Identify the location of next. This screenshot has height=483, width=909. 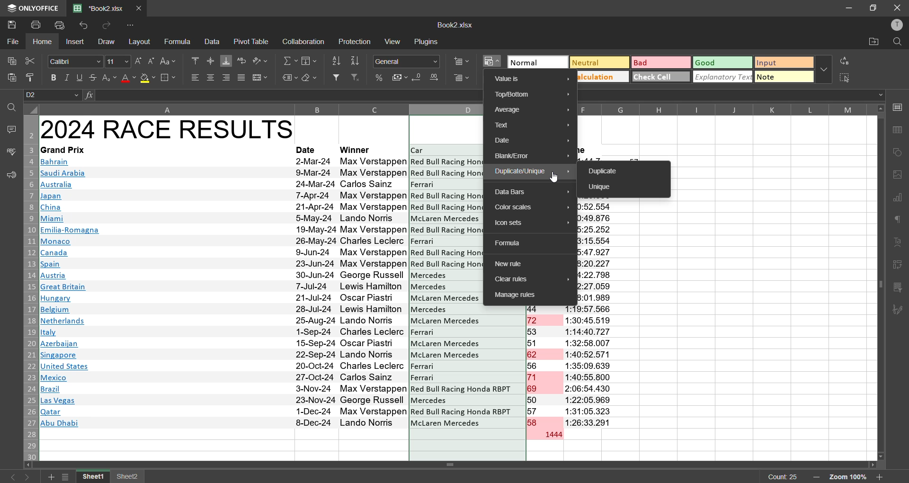
(30, 477).